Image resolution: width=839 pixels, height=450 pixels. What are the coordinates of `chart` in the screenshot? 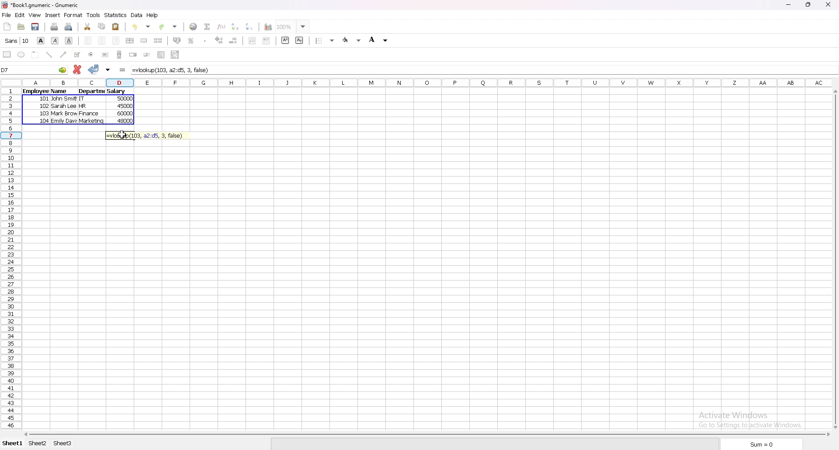 It's located at (268, 27).